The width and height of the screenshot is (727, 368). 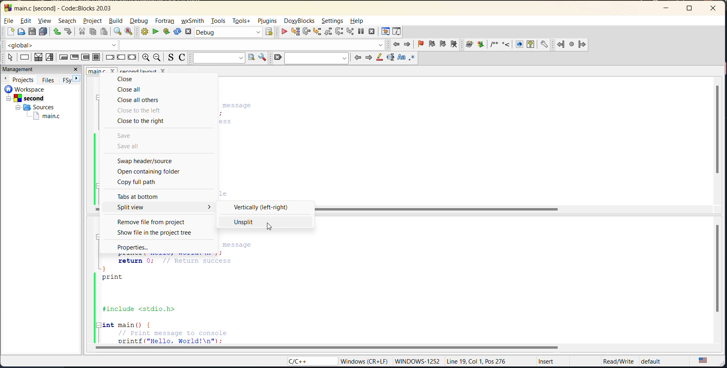 What do you see at coordinates (667, 9) in the screenshot?
I see `minimize` at bounding box center [667, 9].